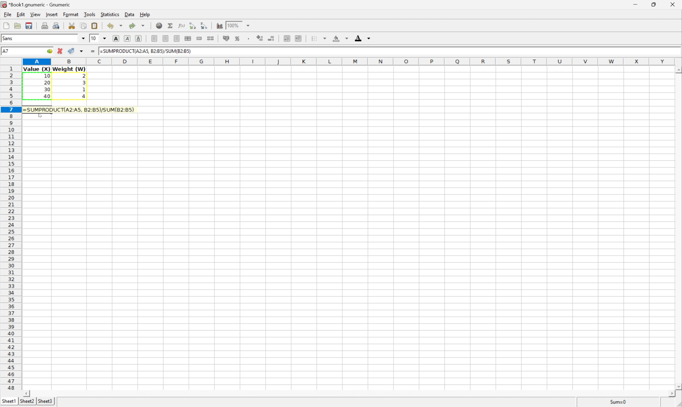 This screenshot has width=682, height=407. What do you see at coordinates (238, 39) in the screenshot?
I see `Format selection as percentage` at bounding box center [238, 39].